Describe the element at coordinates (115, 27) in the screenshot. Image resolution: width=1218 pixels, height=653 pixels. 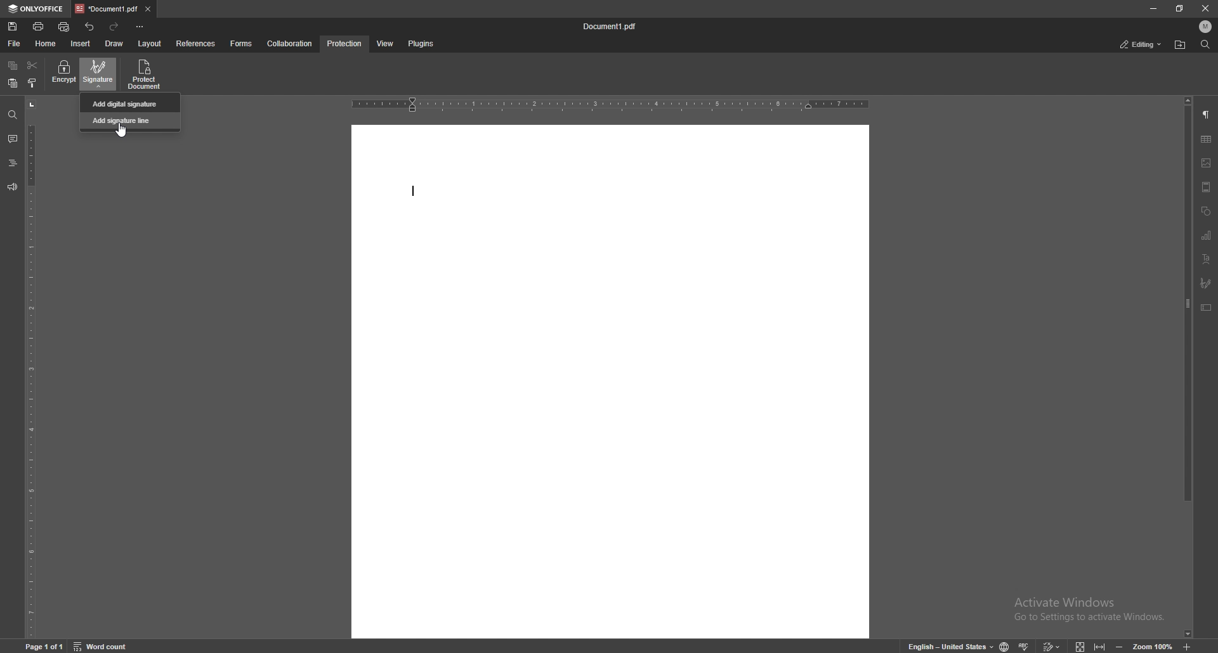
I see `redo` at that location.